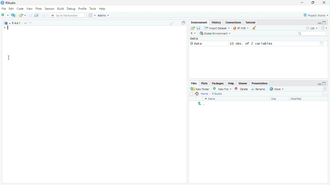 This screenshot has height=185, width=330. What do you see at coordinates (216, 22) in the screenshot?
I see `History` at bounding box center [216, 22].